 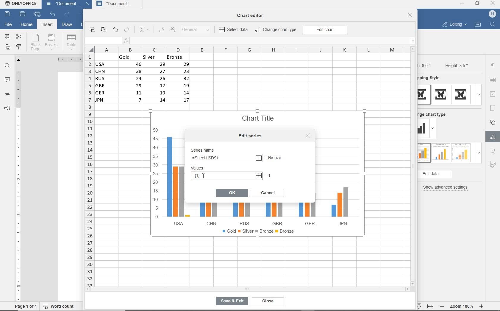 I want to click on zoom 100%, so click(x=463, y=305).